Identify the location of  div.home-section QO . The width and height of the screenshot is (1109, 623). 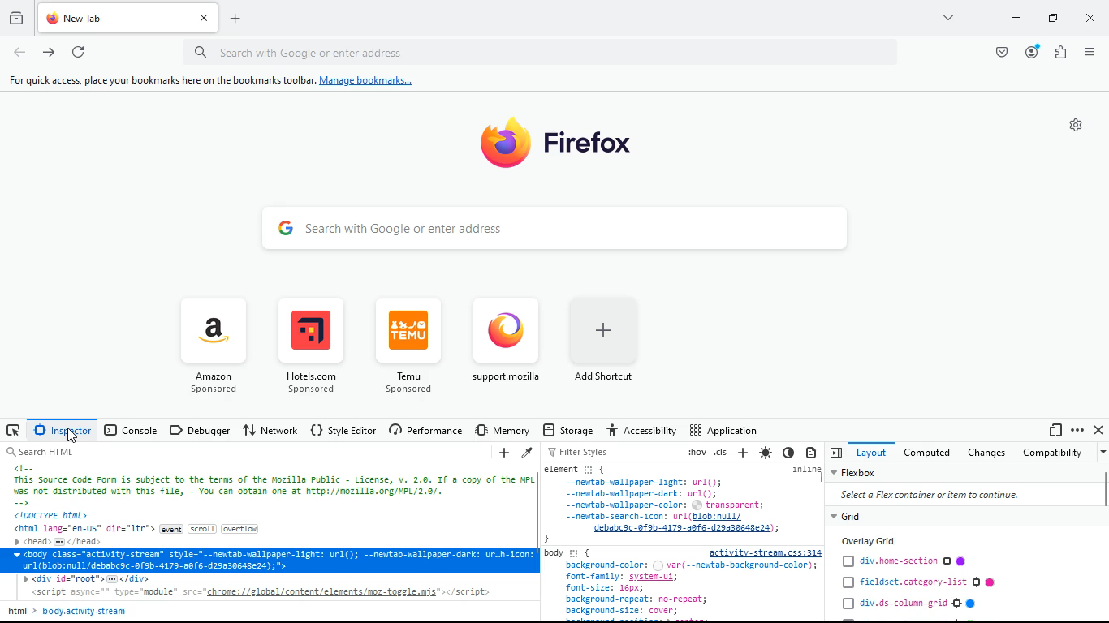
(908, 561).